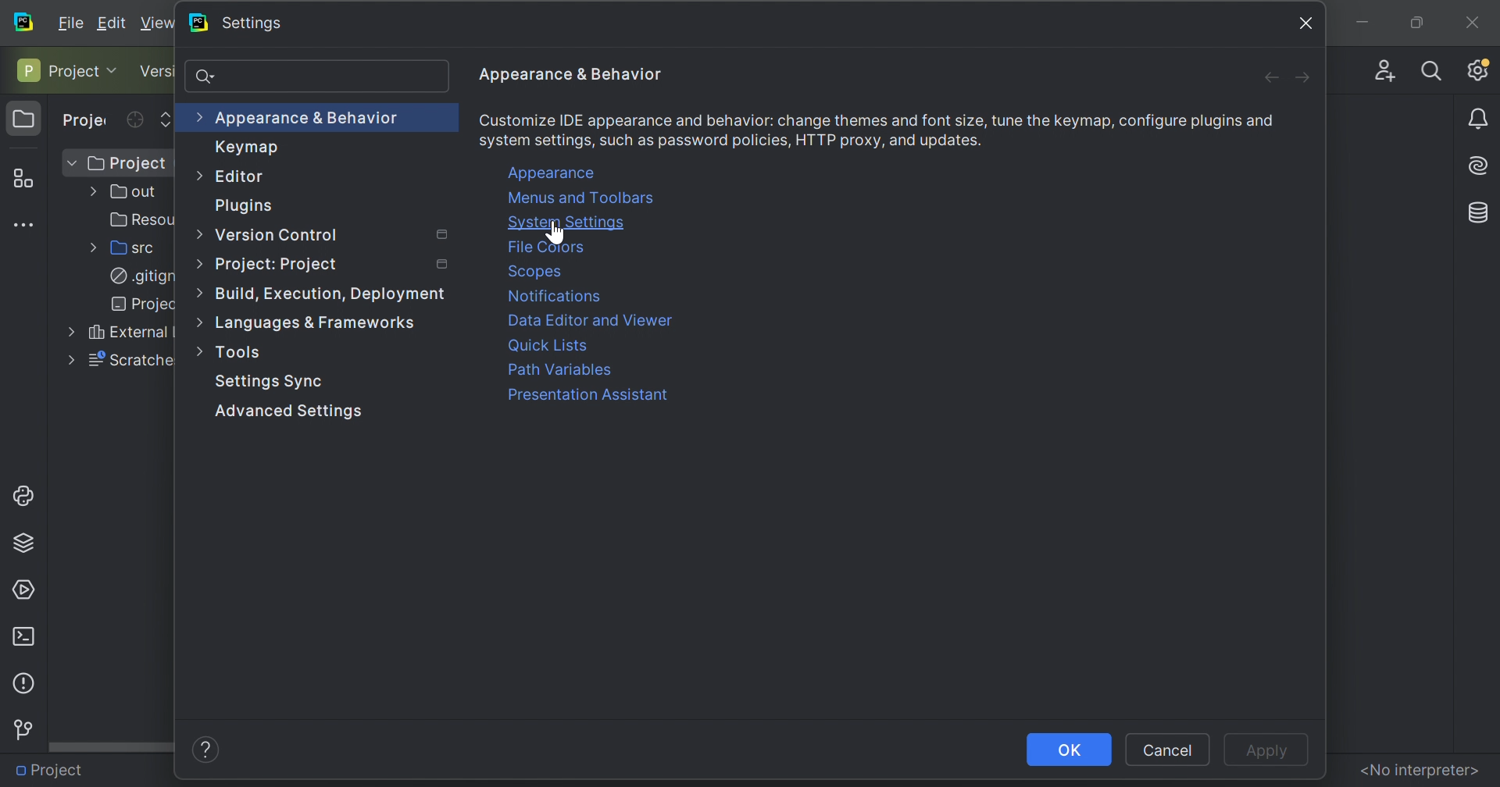 The width and height of the screenshot is (1500, 787). I want to click on More, so click(196, 322).